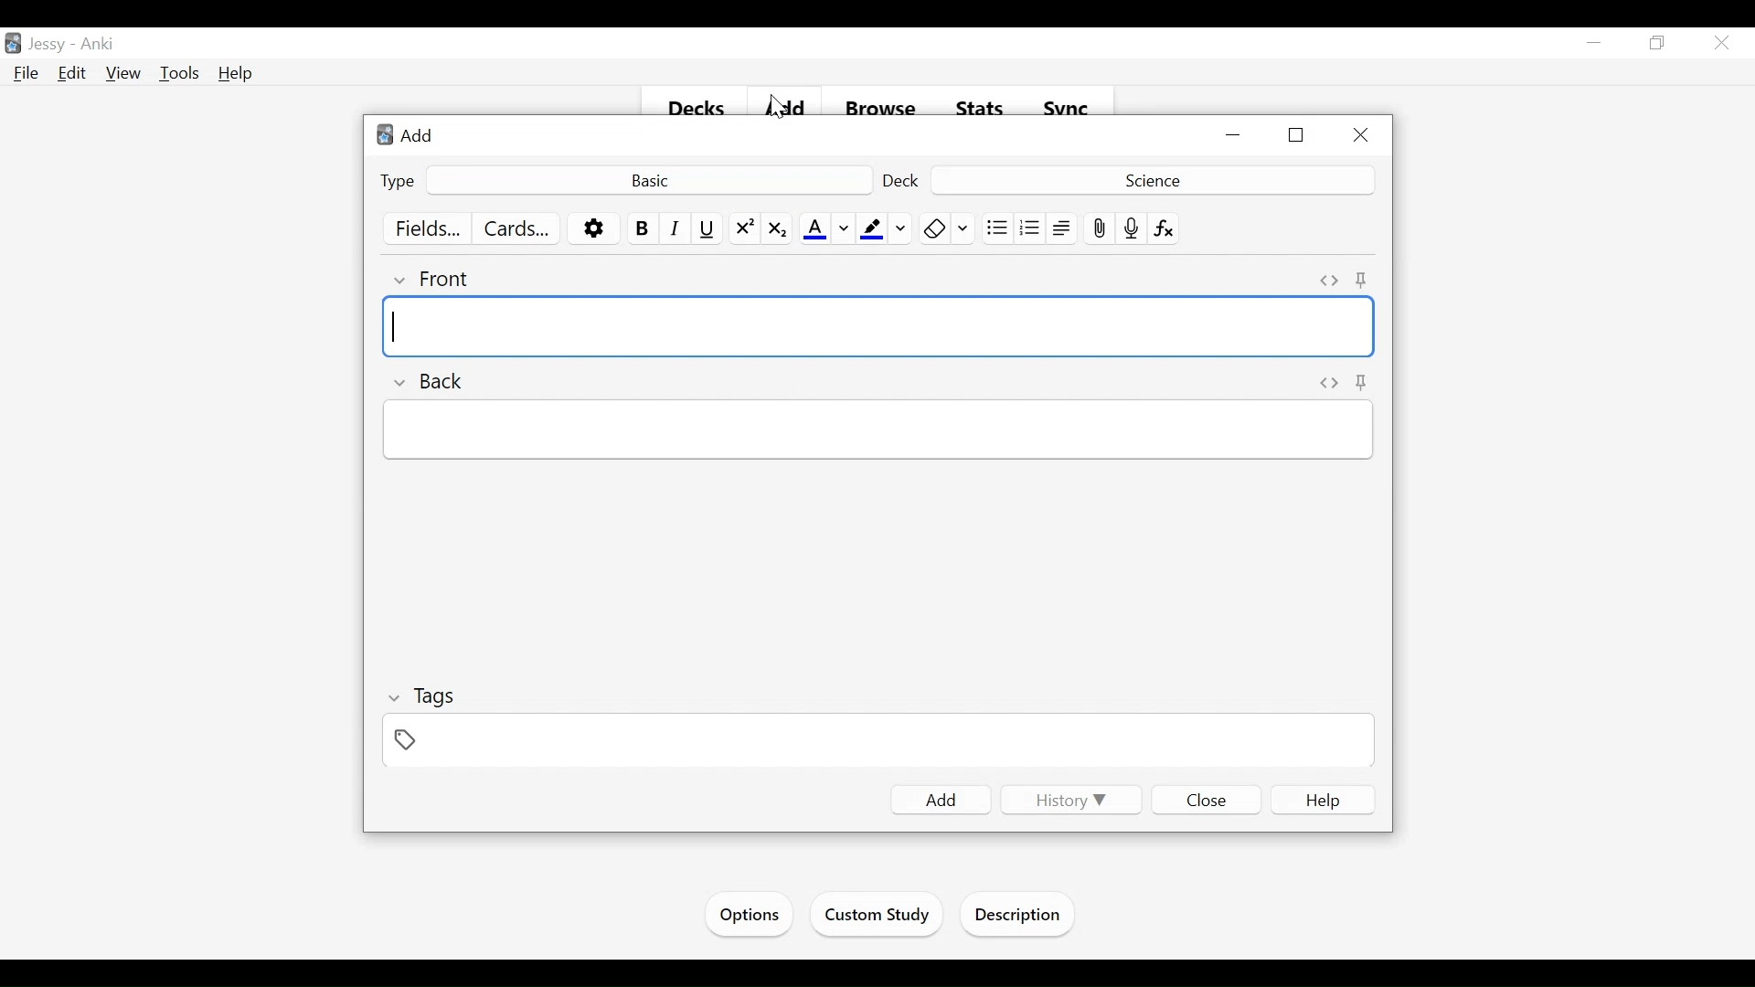  What do you see at coordinates (708, 228) in the screenshot?
I see `Underline` at bounding box center [708, 228].